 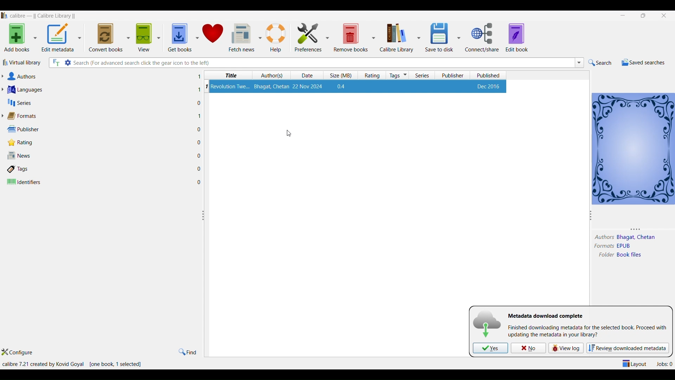 What do you see at coordinates (520, 37) in the screenshot?
I see `edit book` at bounding box center [520, 37].